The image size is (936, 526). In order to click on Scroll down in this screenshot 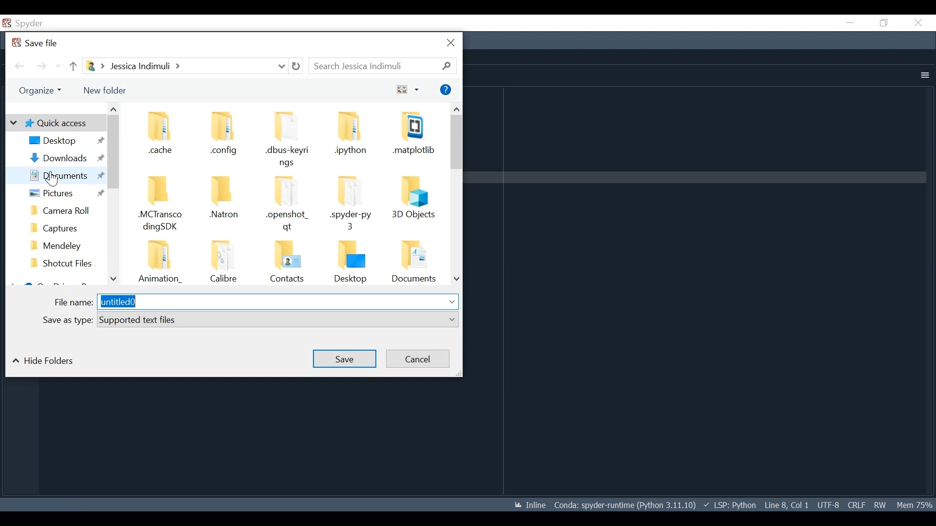, I will do `click(113, 280)`.